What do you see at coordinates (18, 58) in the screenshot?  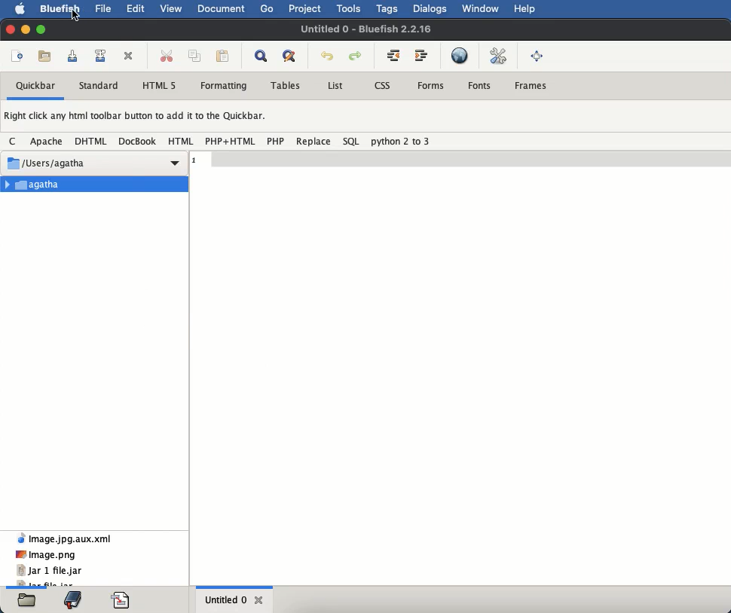 I see `new file` at bounding box center [18, 58].